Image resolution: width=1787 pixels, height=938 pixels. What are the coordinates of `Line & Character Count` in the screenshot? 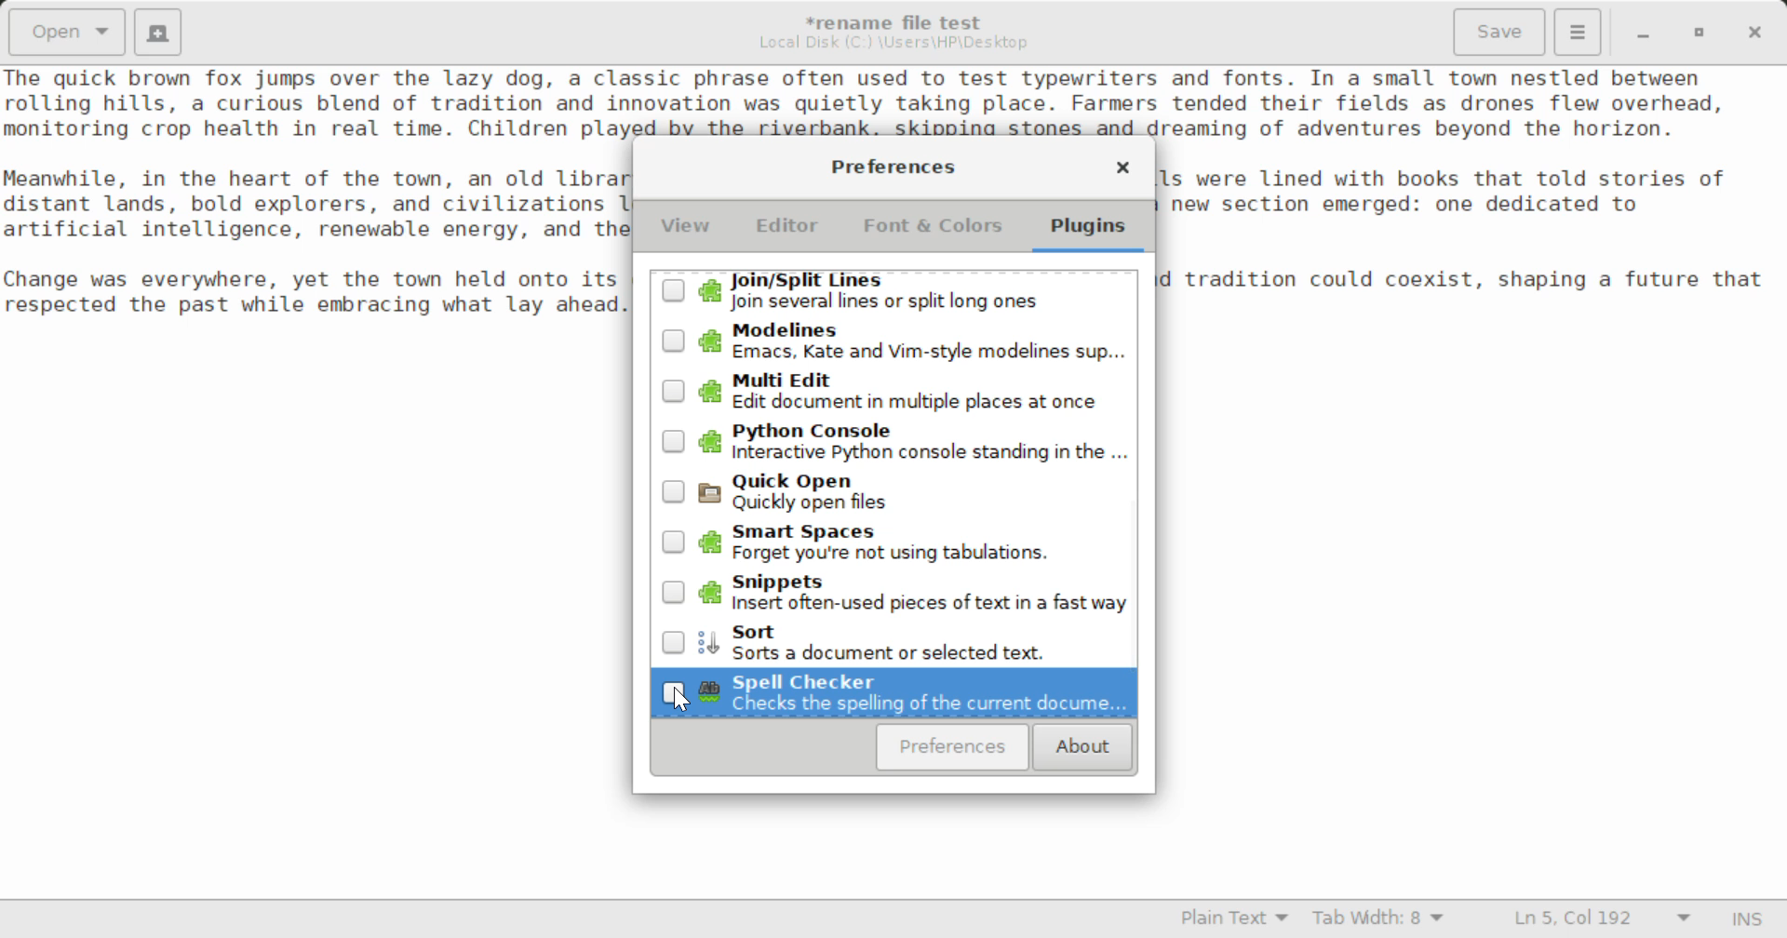 It's located at (1603, 920).